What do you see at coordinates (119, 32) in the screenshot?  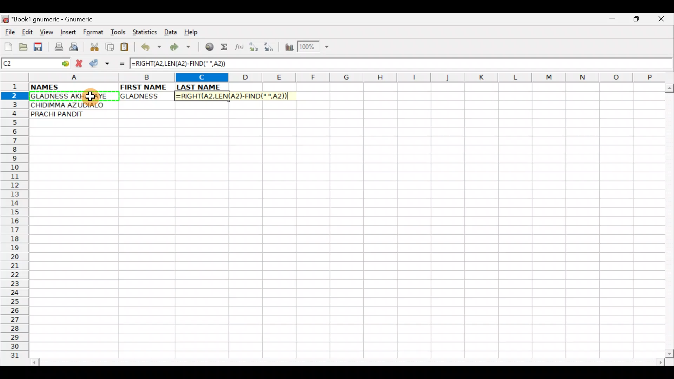 I see `Tools` at bounding box center [119, 32].